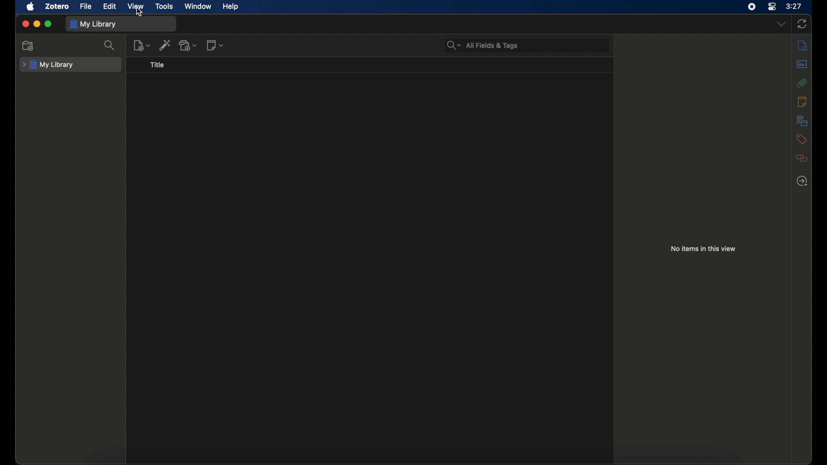  I want to click on control center, so click(772, 6).